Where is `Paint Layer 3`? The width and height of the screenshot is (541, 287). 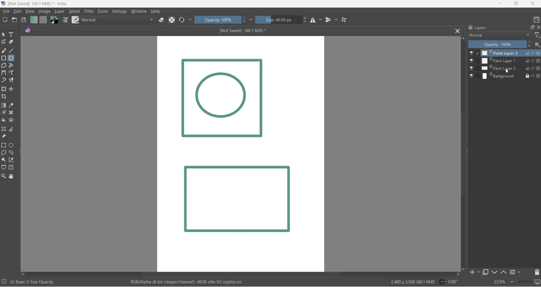
Paint Layer 3 is located at coordinates (501, 53).